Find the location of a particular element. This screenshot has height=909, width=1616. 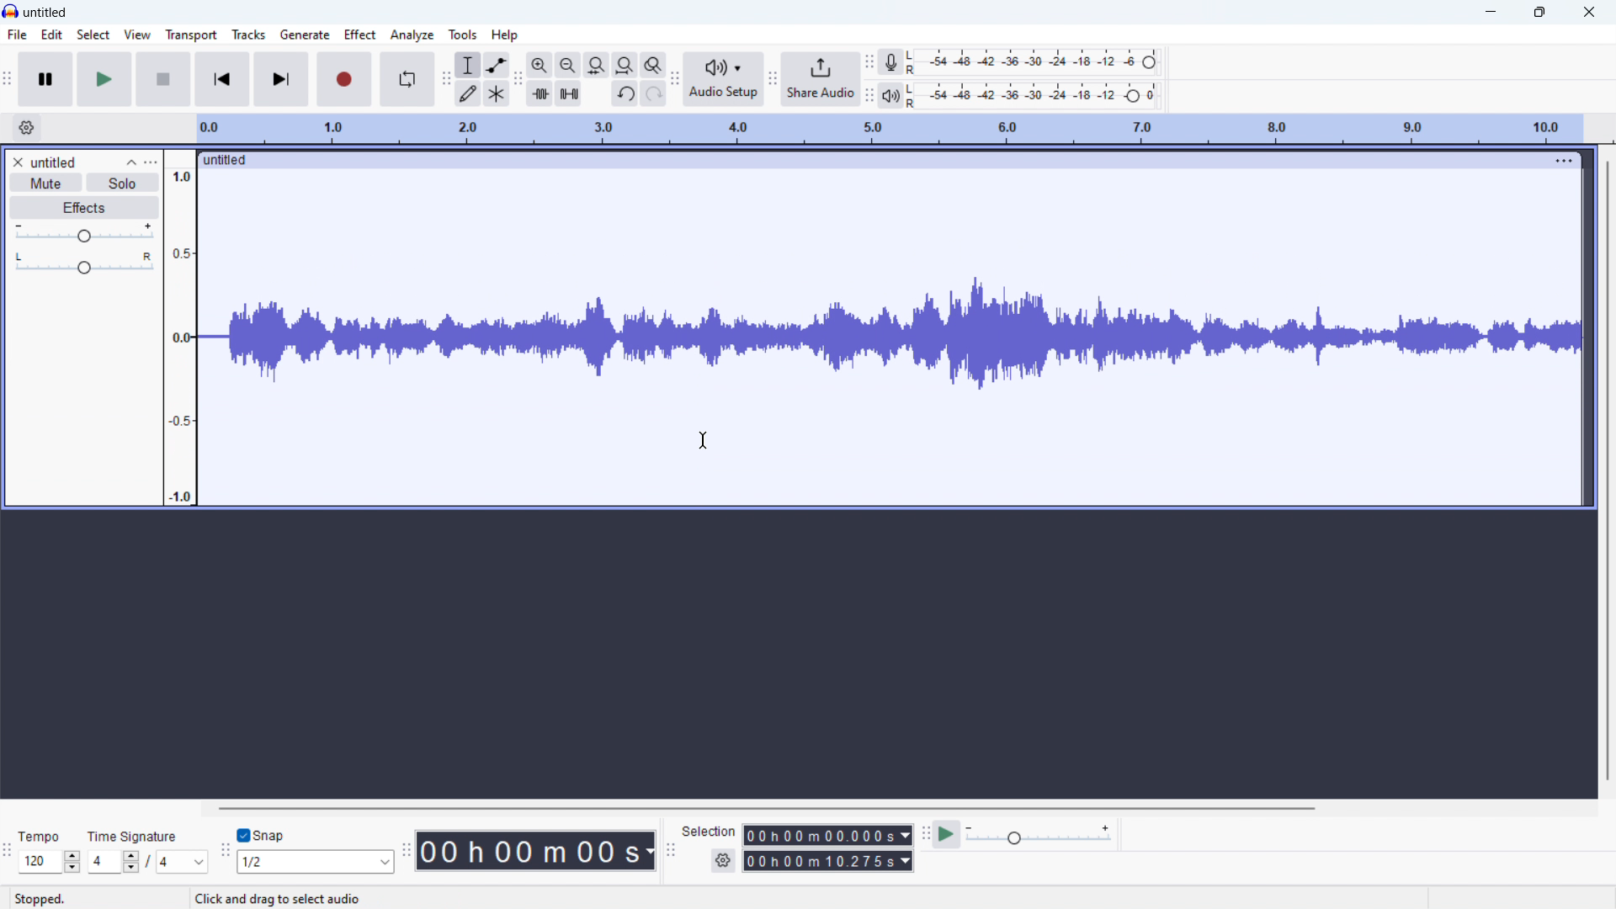

horizontal scrollbar is located at coordinates (765, 805).